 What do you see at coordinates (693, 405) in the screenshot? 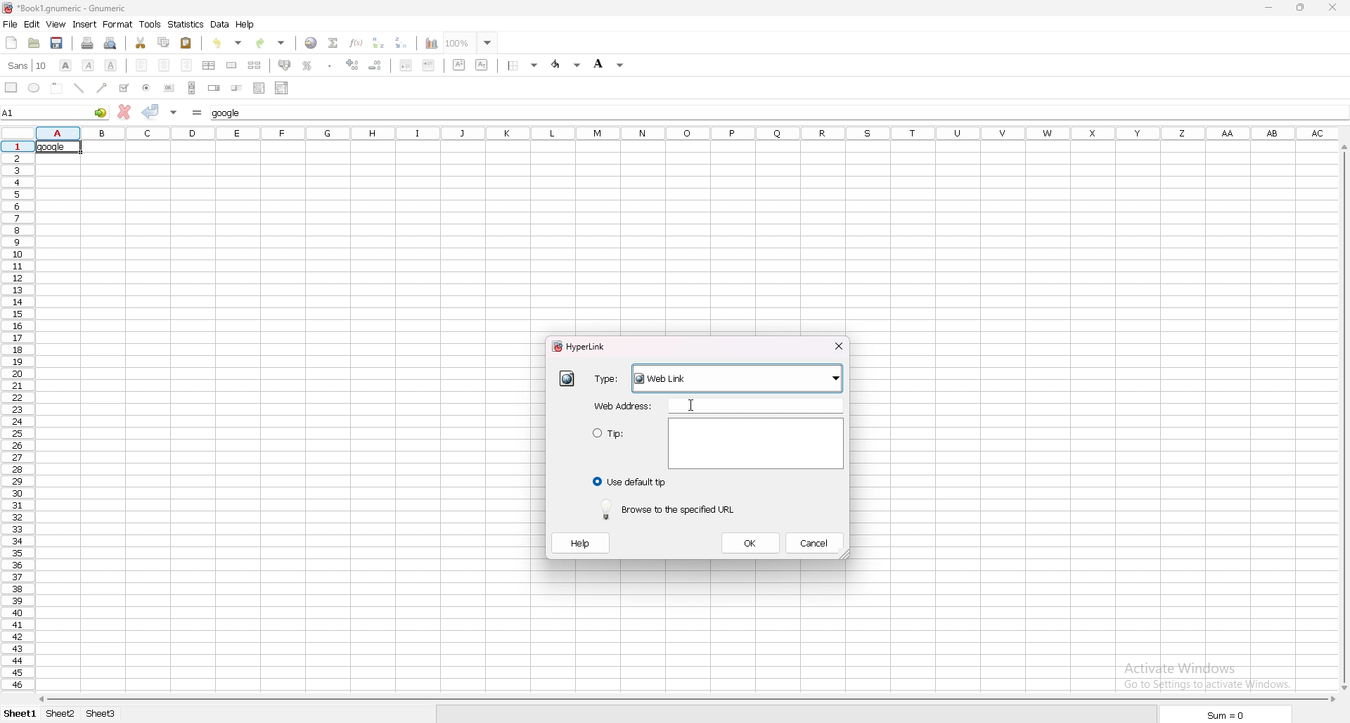
I see `cursor` at bounding box center [693, 405].